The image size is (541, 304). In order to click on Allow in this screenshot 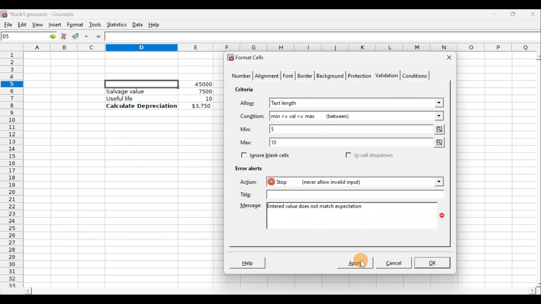, I will do `click(252, 104)`.